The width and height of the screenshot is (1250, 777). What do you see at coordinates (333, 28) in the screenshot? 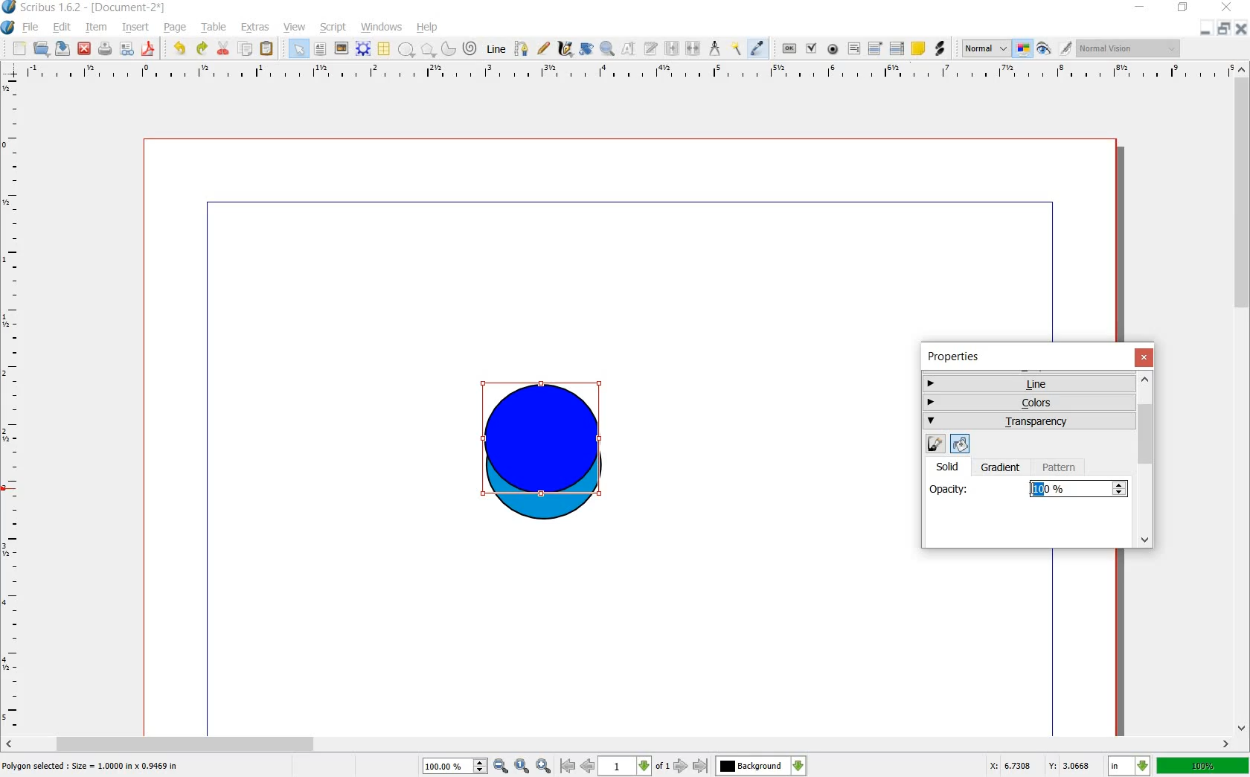
I see `script` at bounding box center [333, 28].